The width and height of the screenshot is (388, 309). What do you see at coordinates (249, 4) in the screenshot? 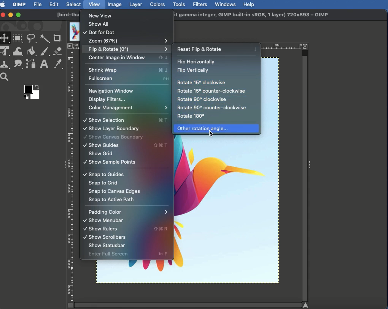
I see `Help` at bounding box center [249, 4].